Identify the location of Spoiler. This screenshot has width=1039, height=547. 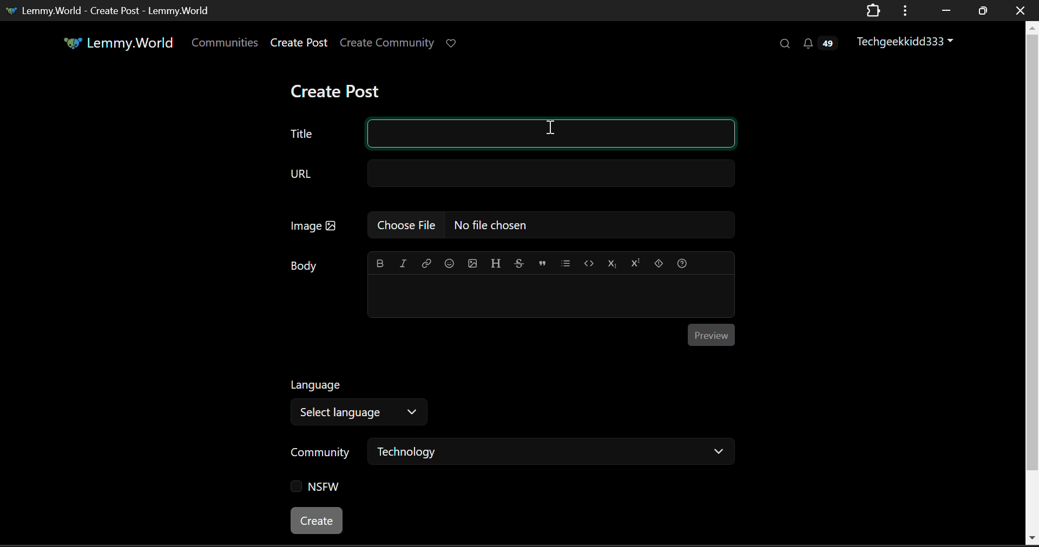
(658, 264).